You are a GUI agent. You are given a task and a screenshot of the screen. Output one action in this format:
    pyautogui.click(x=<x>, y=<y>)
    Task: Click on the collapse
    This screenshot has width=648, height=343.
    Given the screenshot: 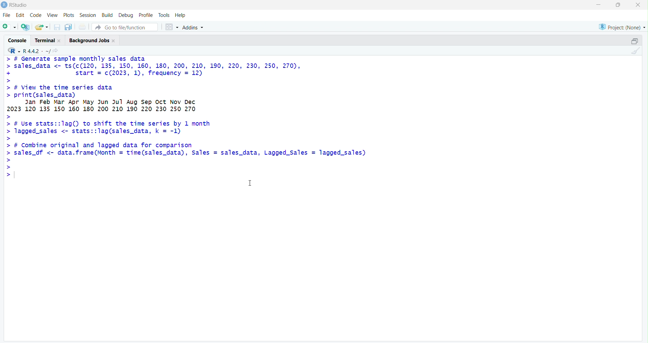 What is the action you would take?
    pyautogui.click(x=634, y=41)
    